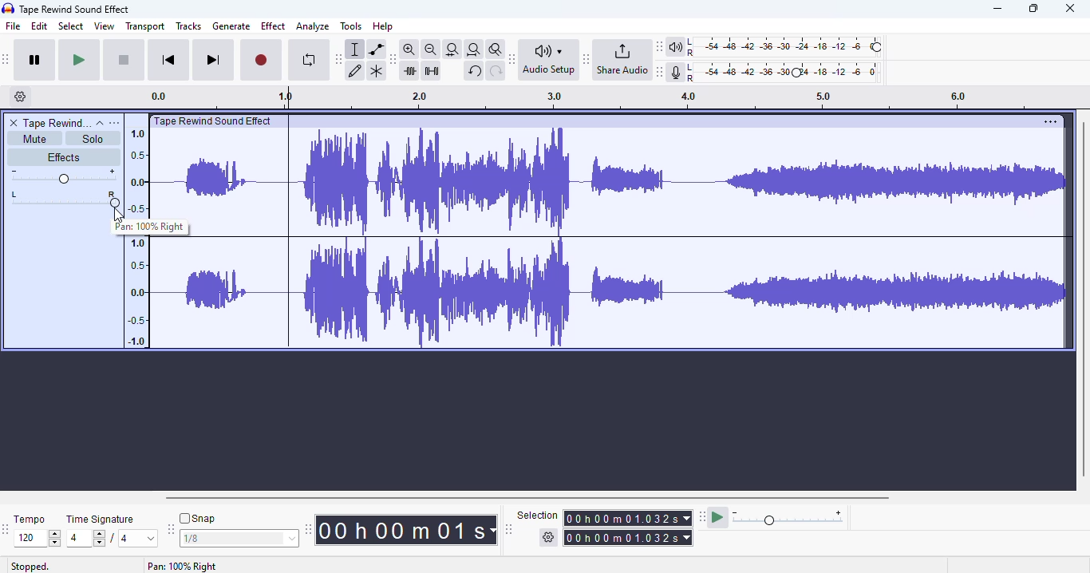  What do you see at coordinates (377, 49) in the screenshot?
I see `envelope tool` at bounding box center [377, 49].